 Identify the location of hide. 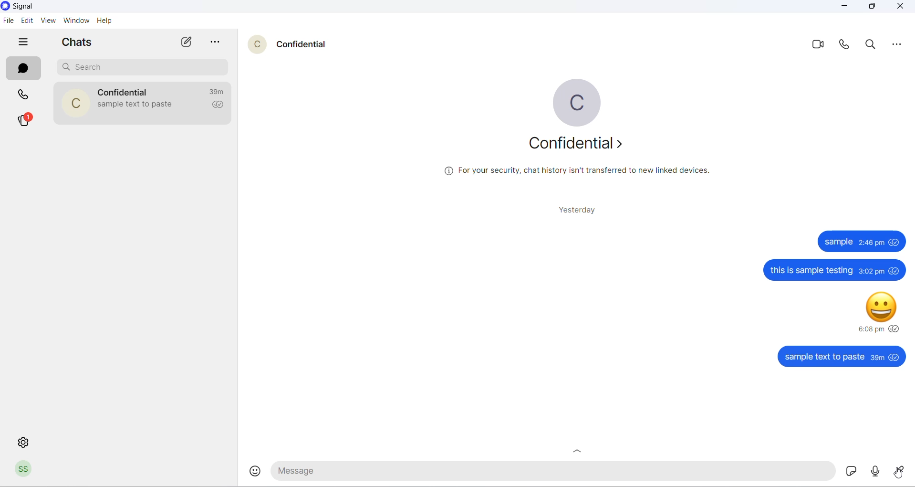
(22, 42).